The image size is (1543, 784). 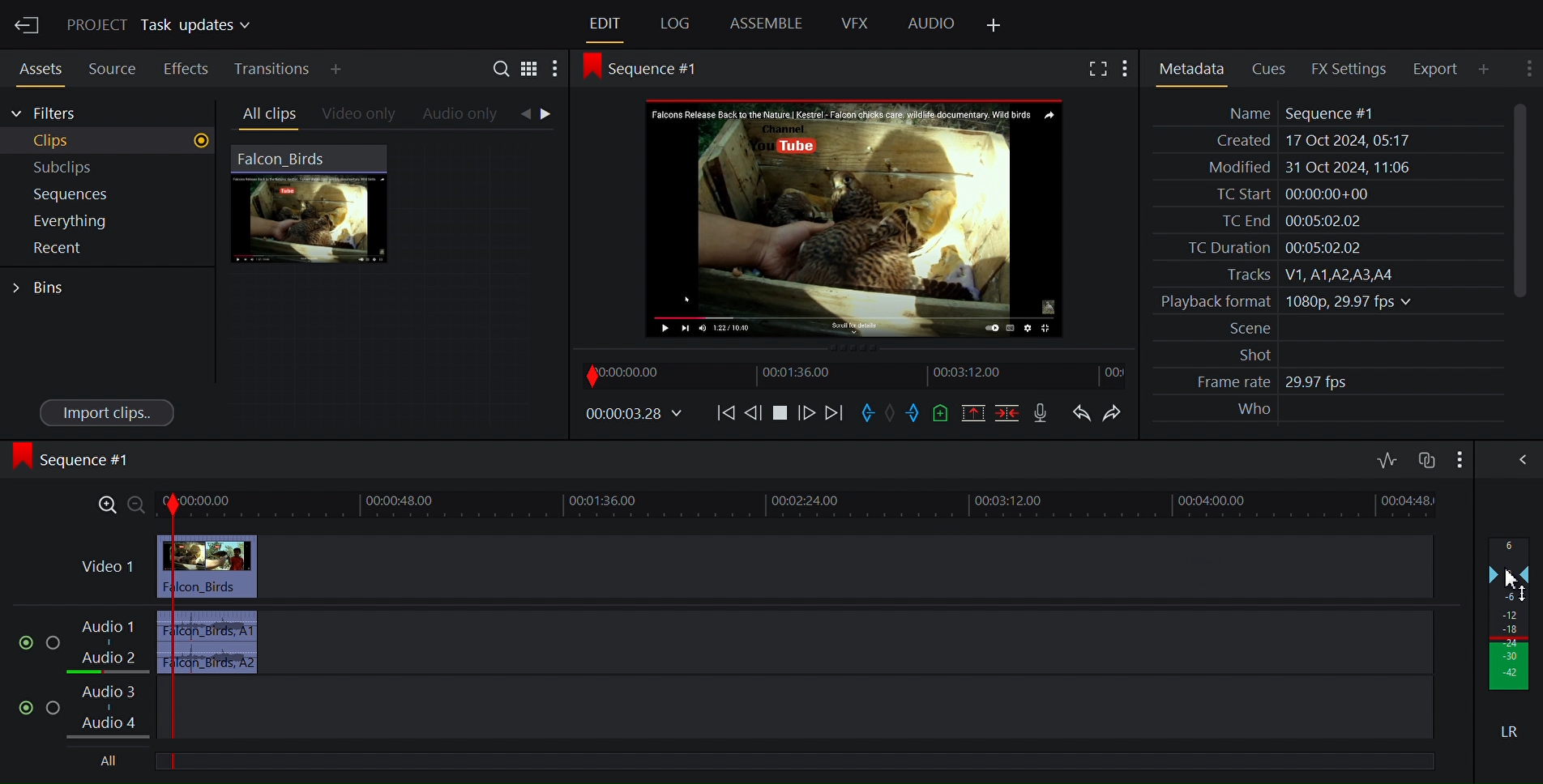 What do you see at coordinates (866, 413) in the screenshot?
I see `Mark in` at bounding box center [866, 413].